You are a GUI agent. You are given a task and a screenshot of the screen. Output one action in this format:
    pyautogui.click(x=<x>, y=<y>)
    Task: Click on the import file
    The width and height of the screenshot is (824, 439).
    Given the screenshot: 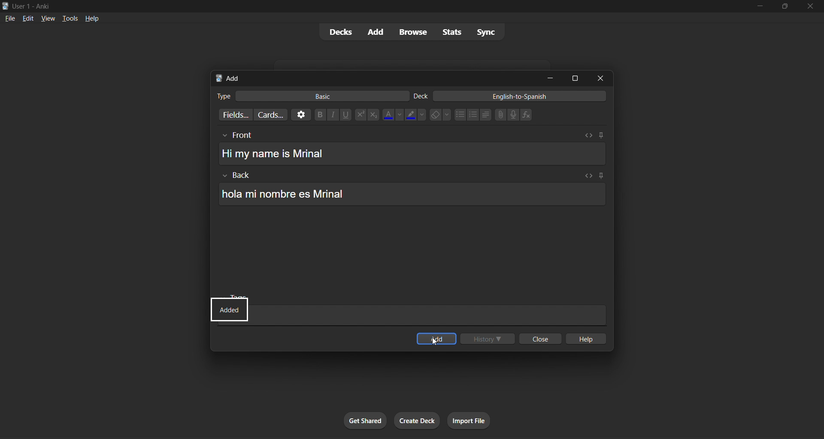 What is the action you would take?
    pyautogui.click(x=470, y=420)
    